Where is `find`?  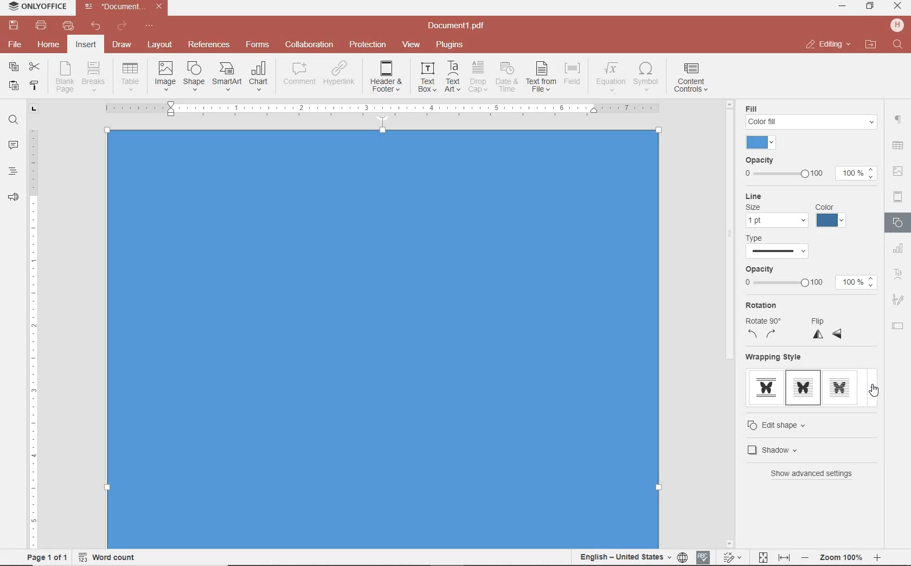
find is located at coordinates (13, 119).